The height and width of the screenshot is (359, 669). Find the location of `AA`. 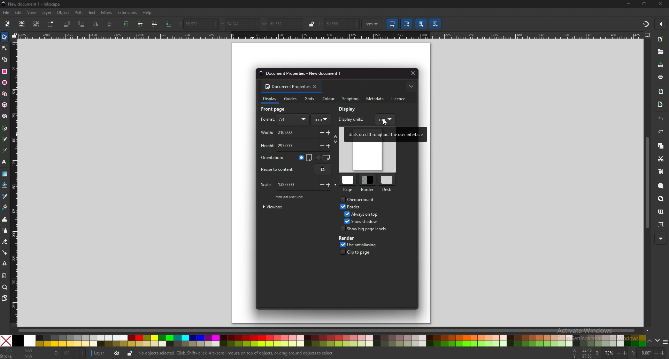

AA is located at coordinates (293, 119).